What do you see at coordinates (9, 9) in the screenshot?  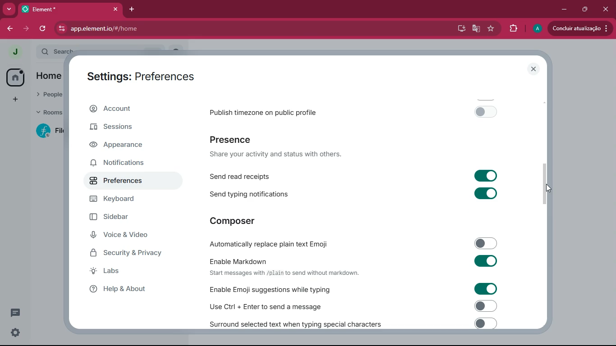 I see `more` at bounding box center [9, 9].